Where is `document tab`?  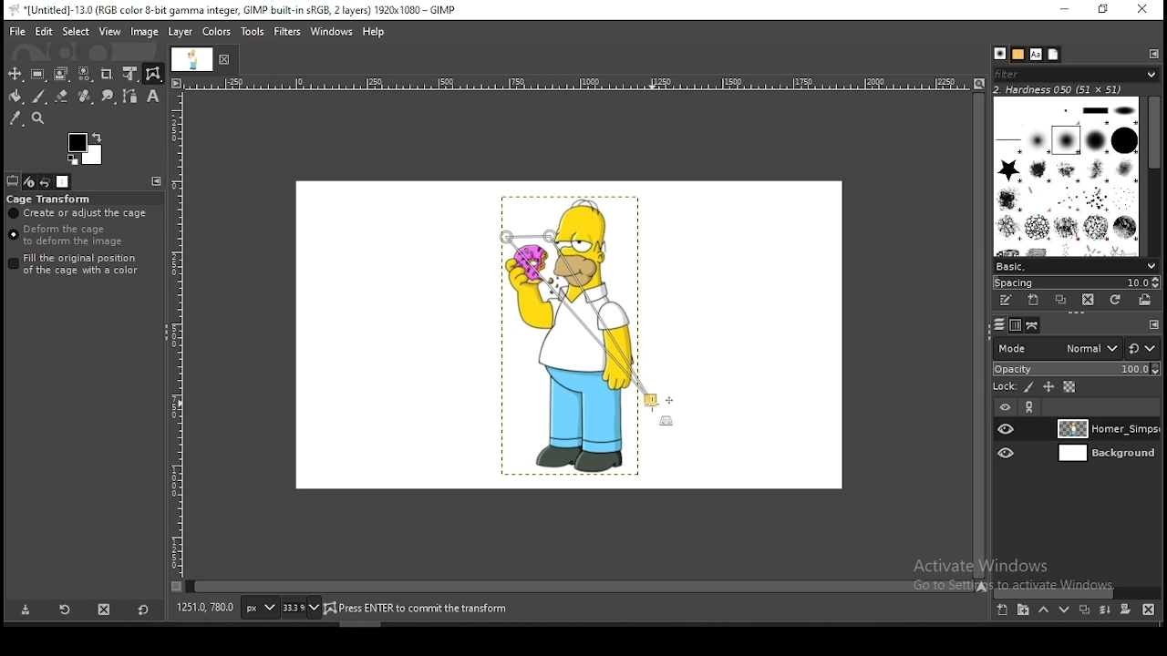
document tab is located at coordinates (193, 61).